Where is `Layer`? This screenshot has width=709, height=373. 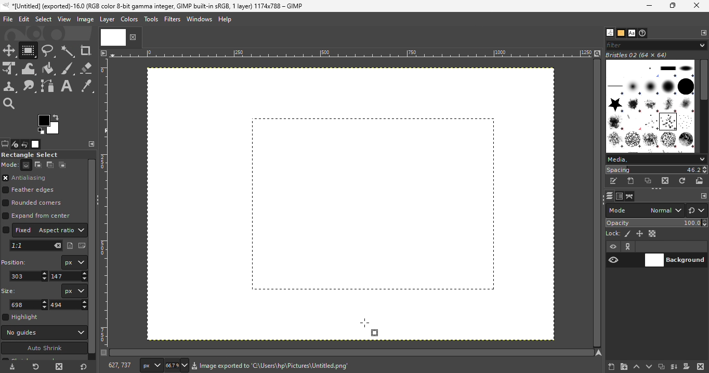 Layer is located at coordinates (106, 20).